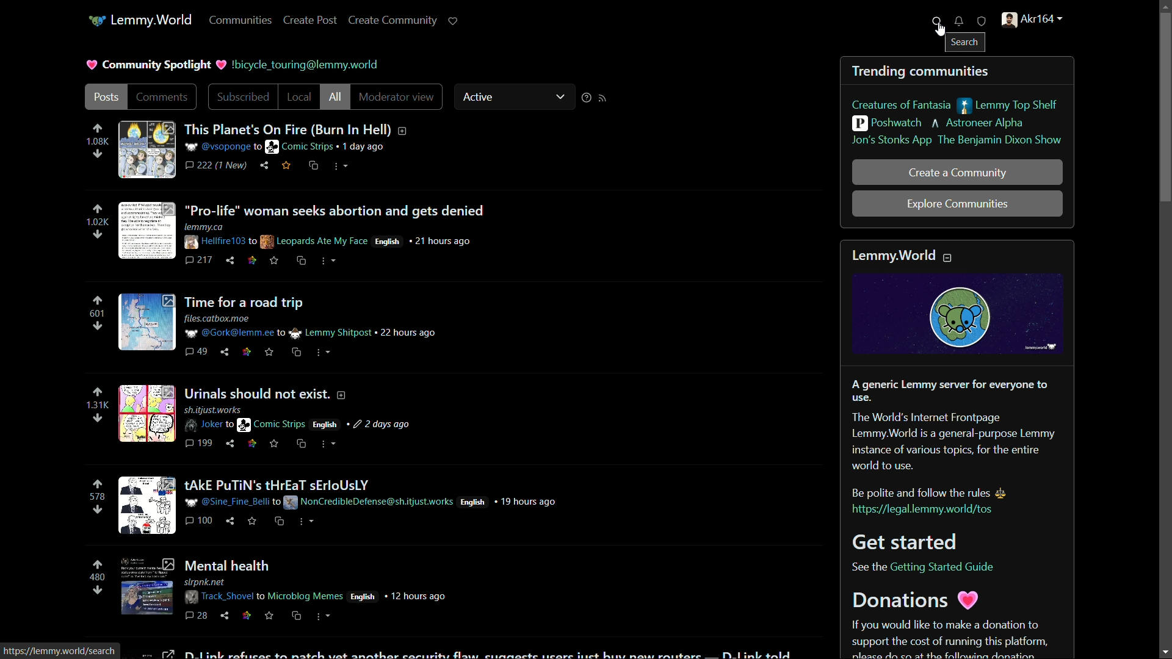  I want to click on heart symbol, so click(89, 65).